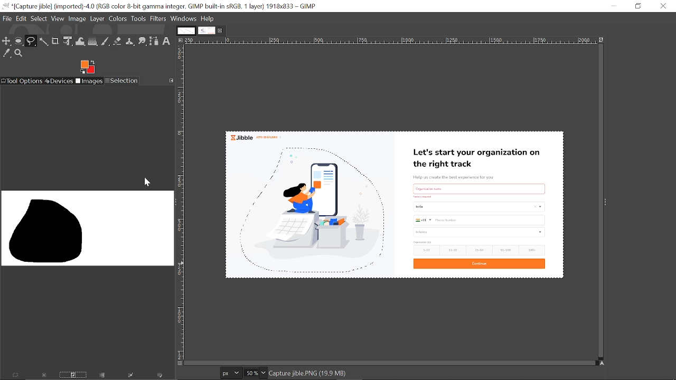 This screenshot has width=676, height=380. What do you see at coordinates (118, 41) in the screenshot?
I see `Eraser tool` at bounding box center [118, 41].